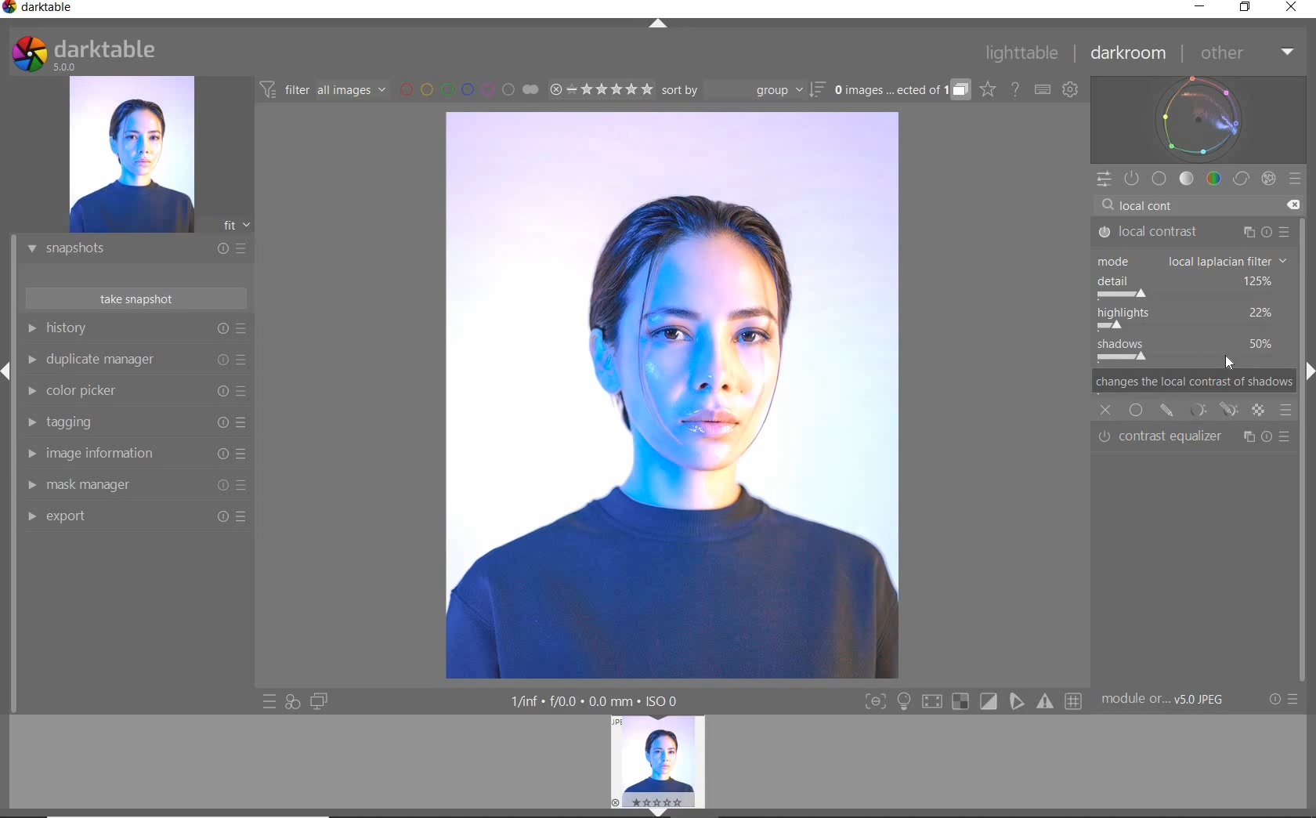 The width and height of the screenshot is (1316, 818). Describe the element at coordinates (931, 704) in the screenshot. I see `Button` at that location.